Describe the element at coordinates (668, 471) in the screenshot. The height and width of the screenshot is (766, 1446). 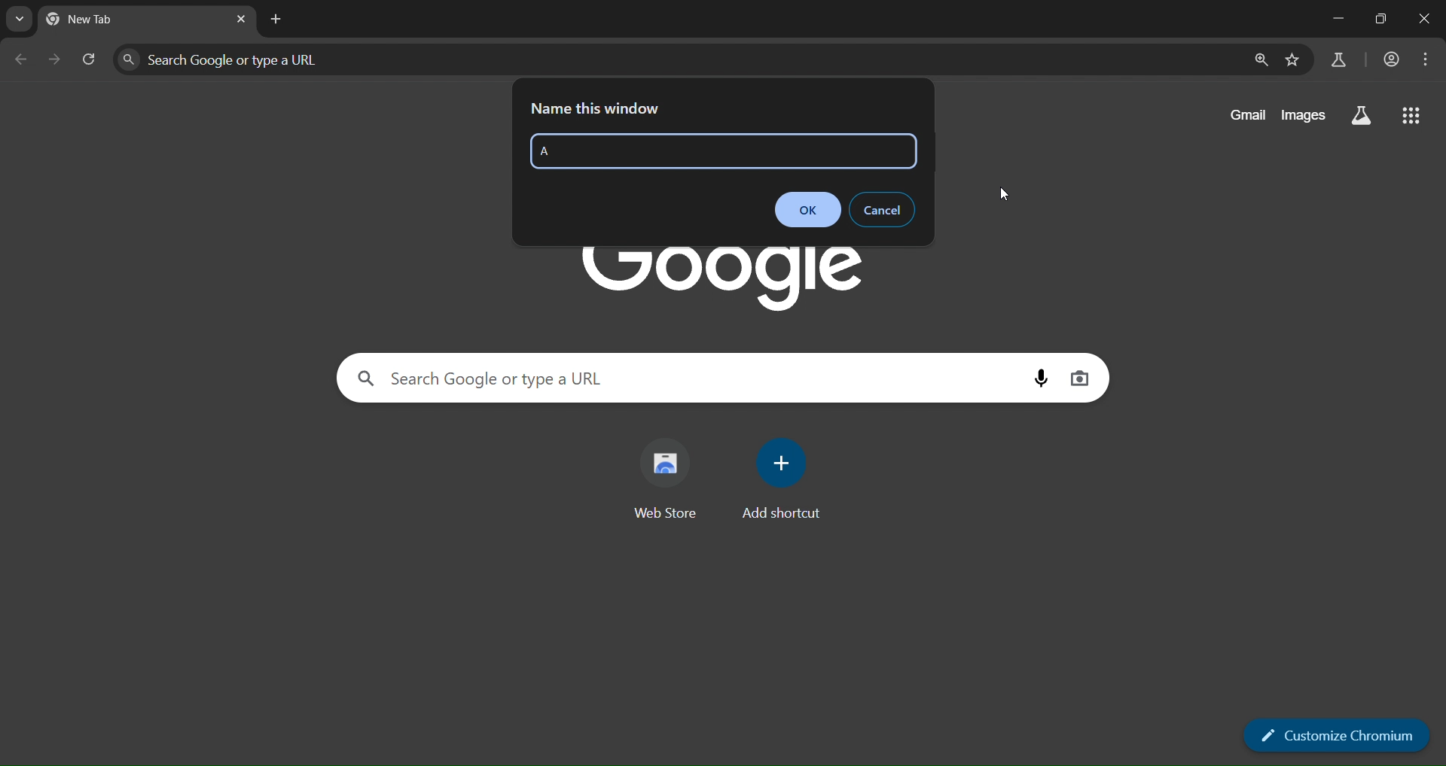
I see `web store` at that location.